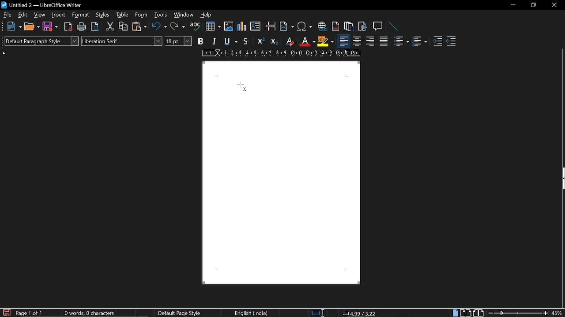 The width and height of the screenshot is (565, 317). I want to click on page 1 of 1, so click(31, 313).